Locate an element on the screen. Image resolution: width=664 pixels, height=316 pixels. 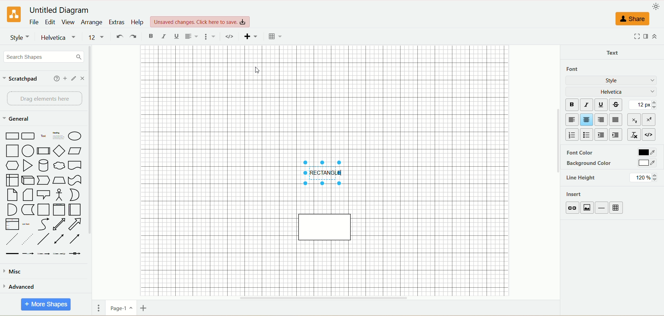
style is located at coordinates (20, 37).